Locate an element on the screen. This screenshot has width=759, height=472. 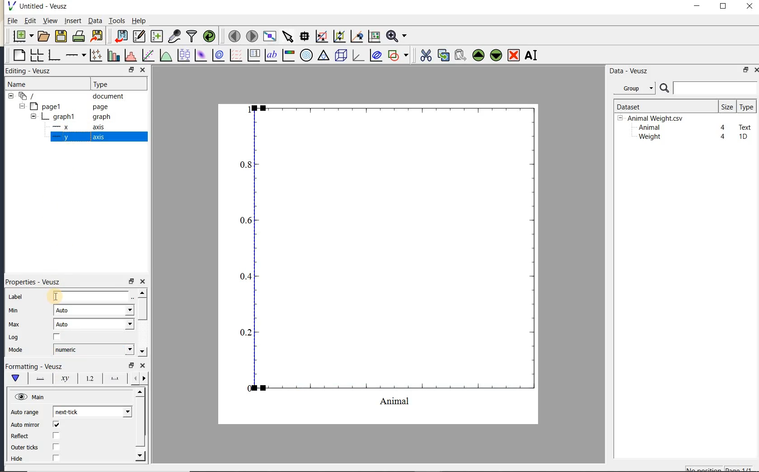
restore is located at coordinates (131, 365).